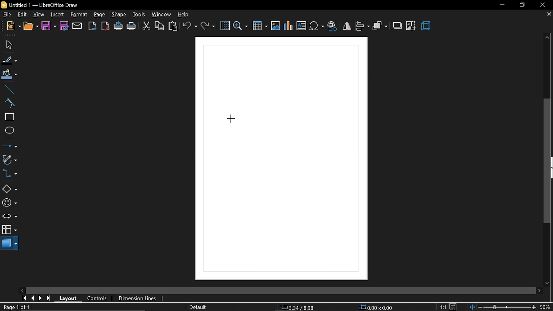  Describe the element at coordinates (3, 5) in the screenshot. I see `icon` at that location.